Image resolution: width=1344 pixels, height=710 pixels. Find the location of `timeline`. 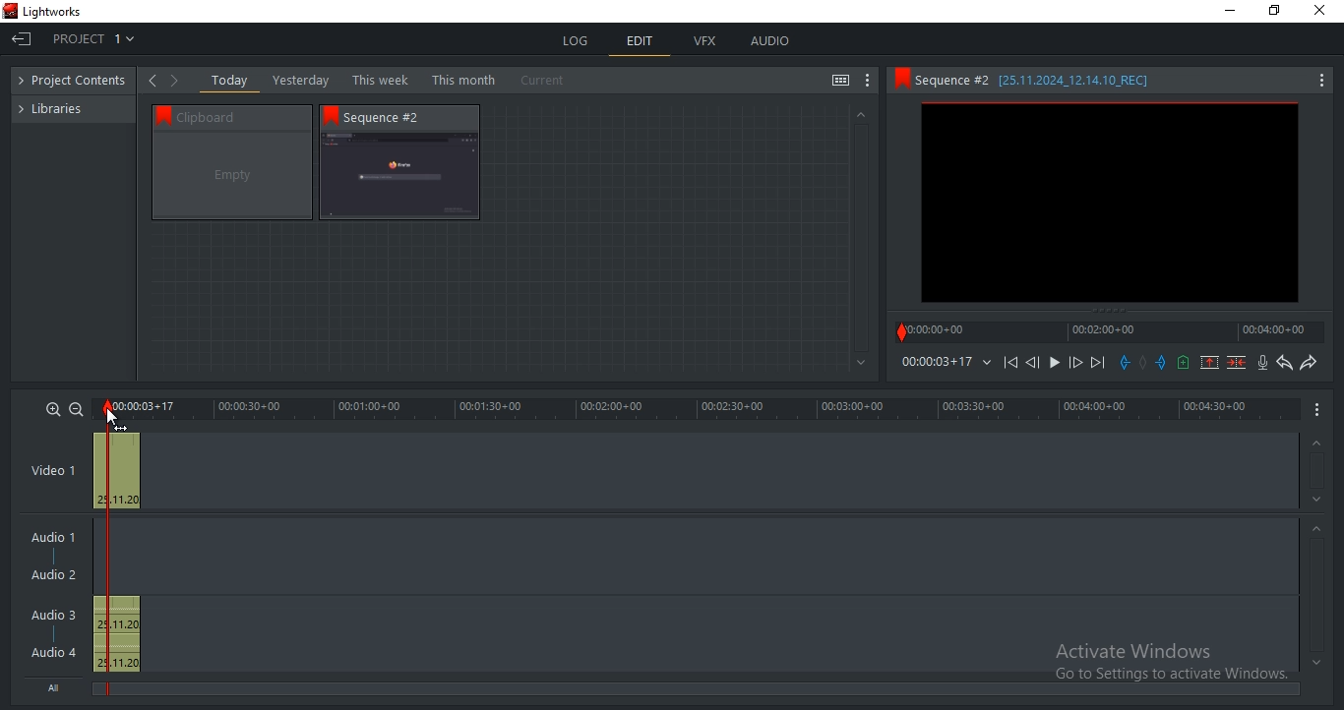

timeline is located at coordinates (699, 409).